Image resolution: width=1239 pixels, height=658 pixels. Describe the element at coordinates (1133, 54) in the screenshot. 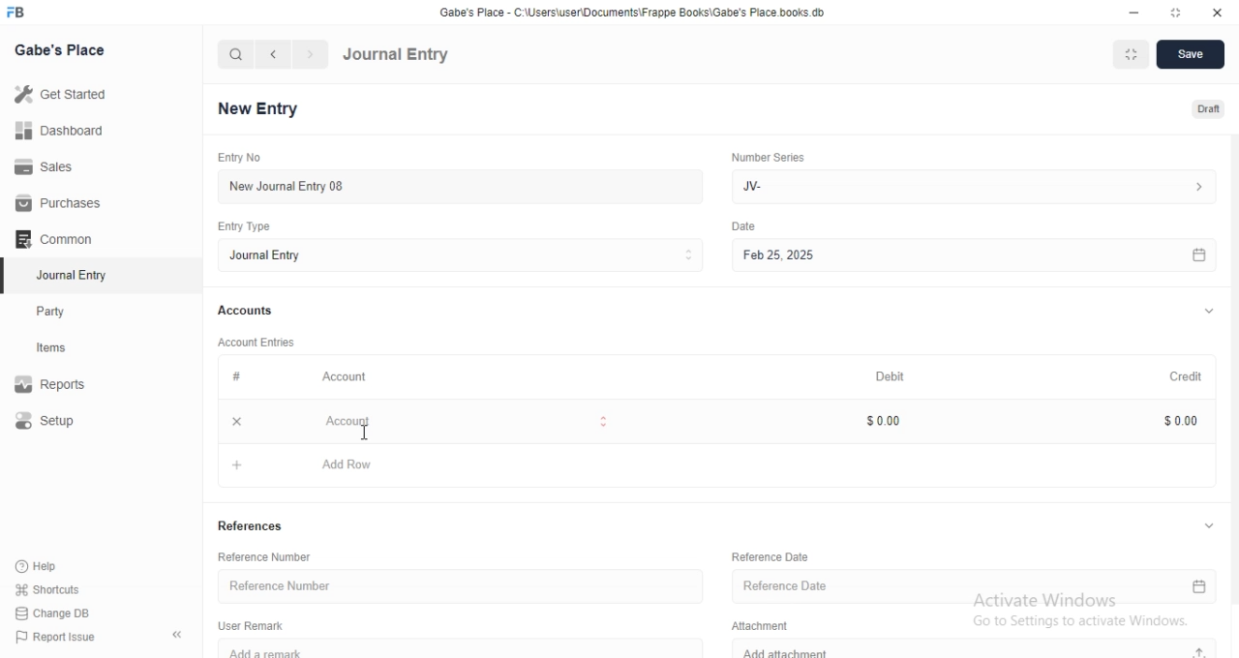

I see `Fit to Window` at that location.